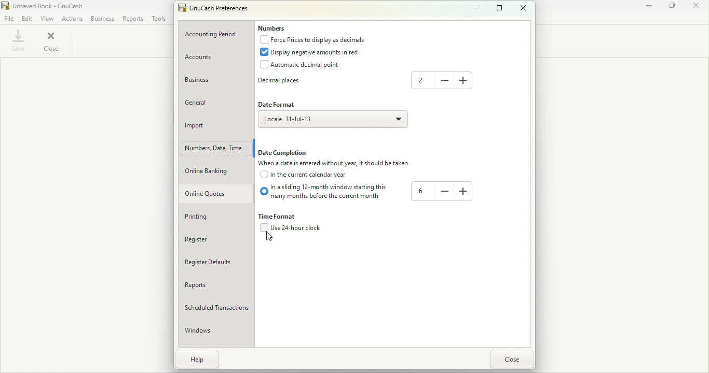 The image size is (709, 373). What do you see at coordinates (218, 307) in the screenshot?
I see `Scheduled transactions` at bounding box center [218, 307].